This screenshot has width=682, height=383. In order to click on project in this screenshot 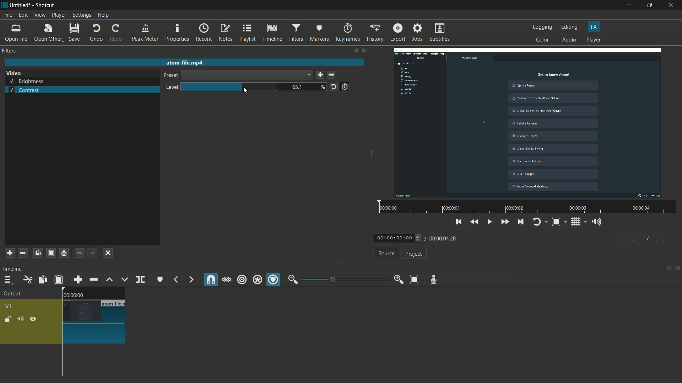, I will do `click(413, 254)`.